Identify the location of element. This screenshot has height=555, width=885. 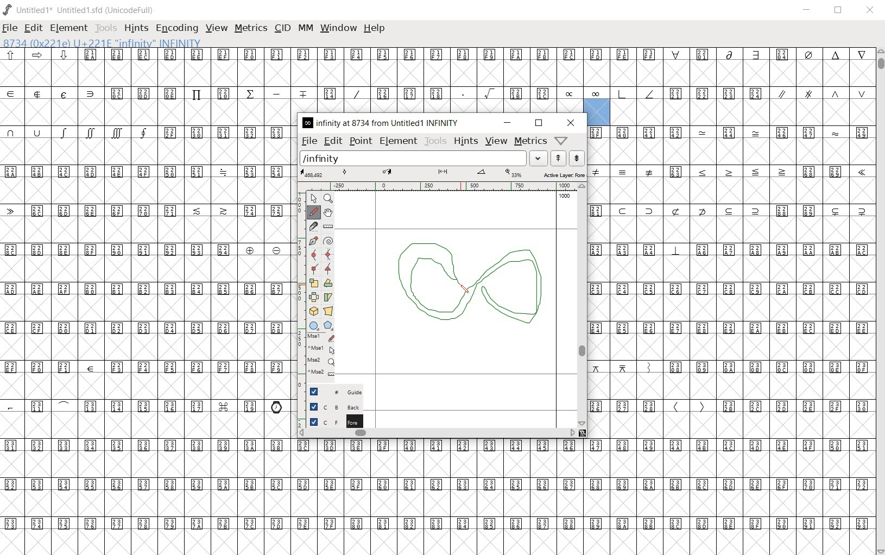
(69, 28).